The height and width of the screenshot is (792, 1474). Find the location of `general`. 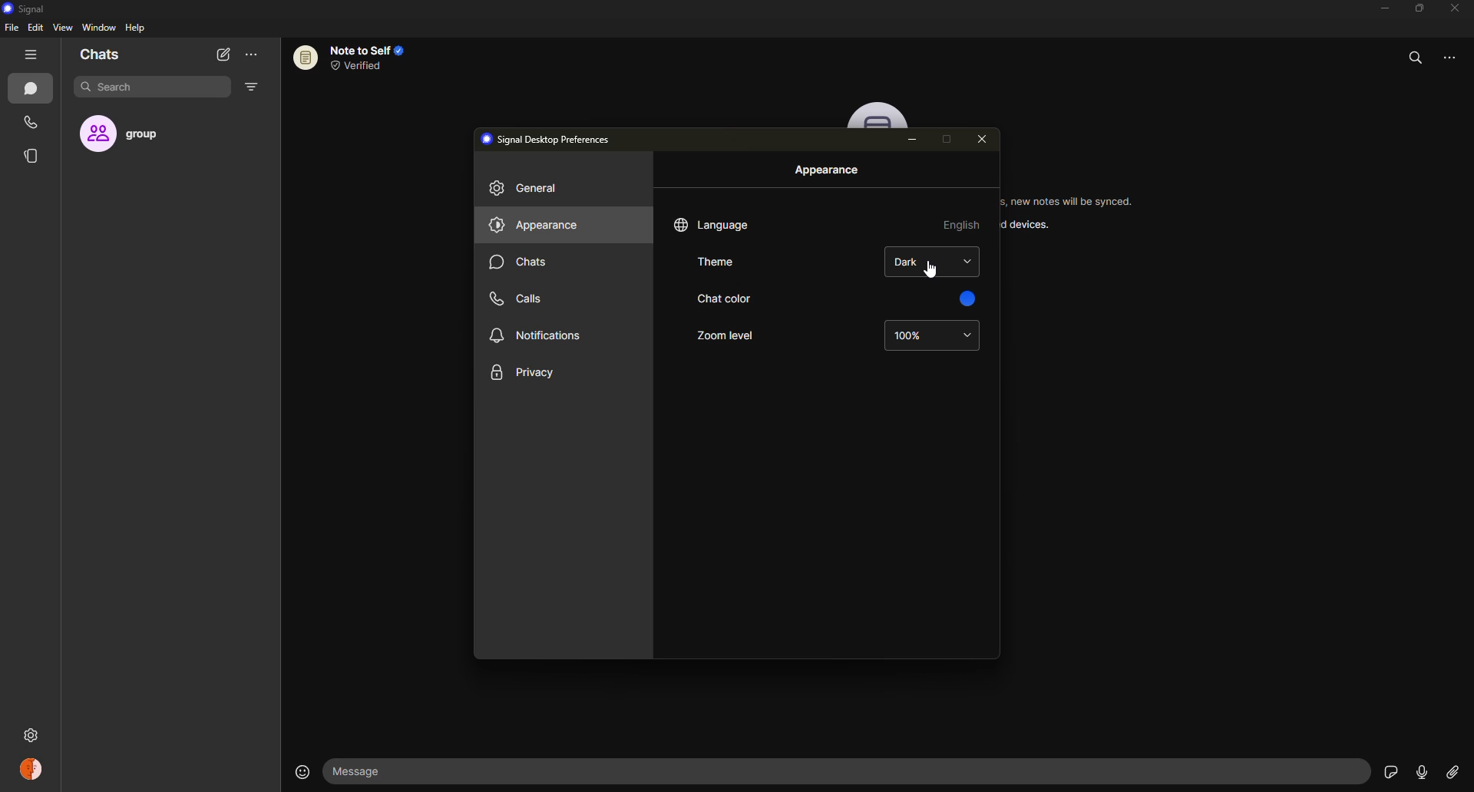

general is located at coordinates (530, 189).